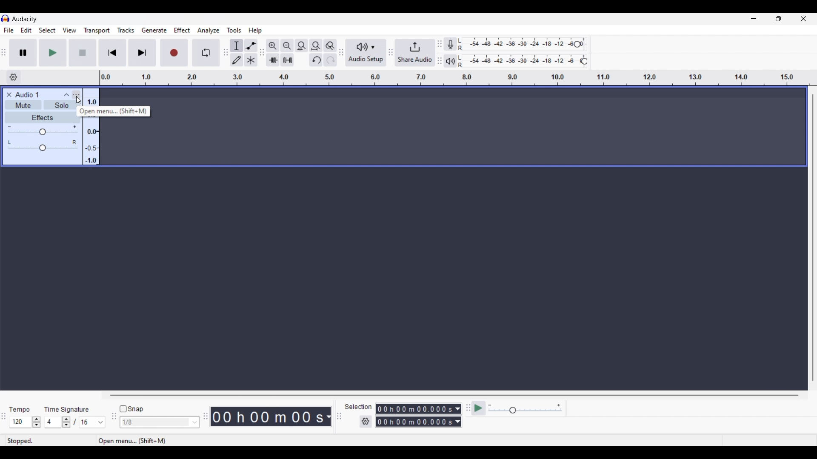 The height and width of the screenshot is (459, 817). Describe the element at coordinates (301, 46) in the screenshot. I see `Fit selection to width` at that location.